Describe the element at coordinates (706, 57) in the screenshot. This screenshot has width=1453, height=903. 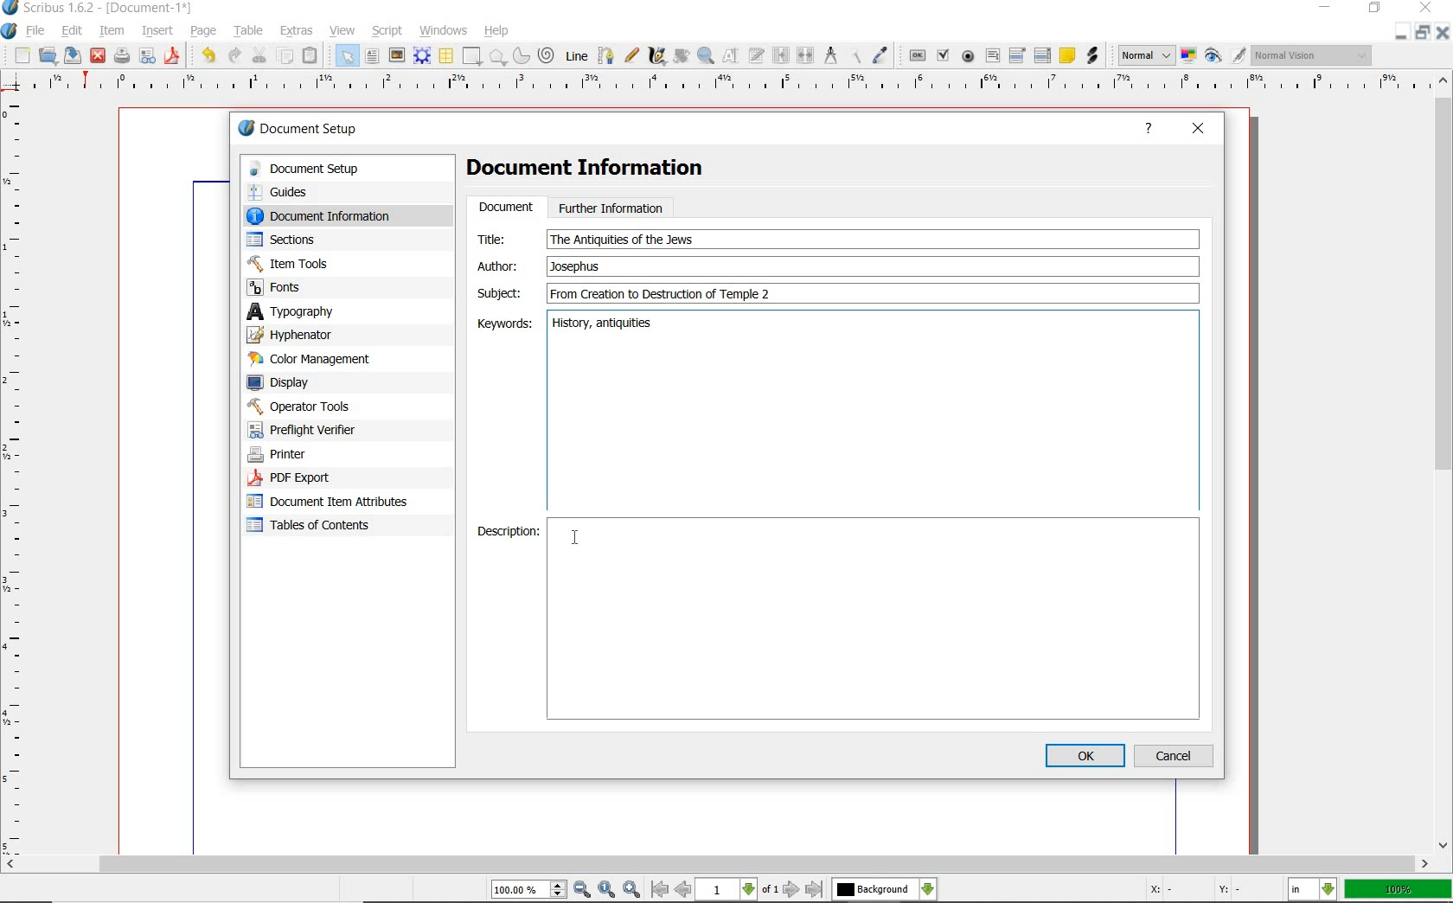
I see `zoom in or zoom out` at that location.